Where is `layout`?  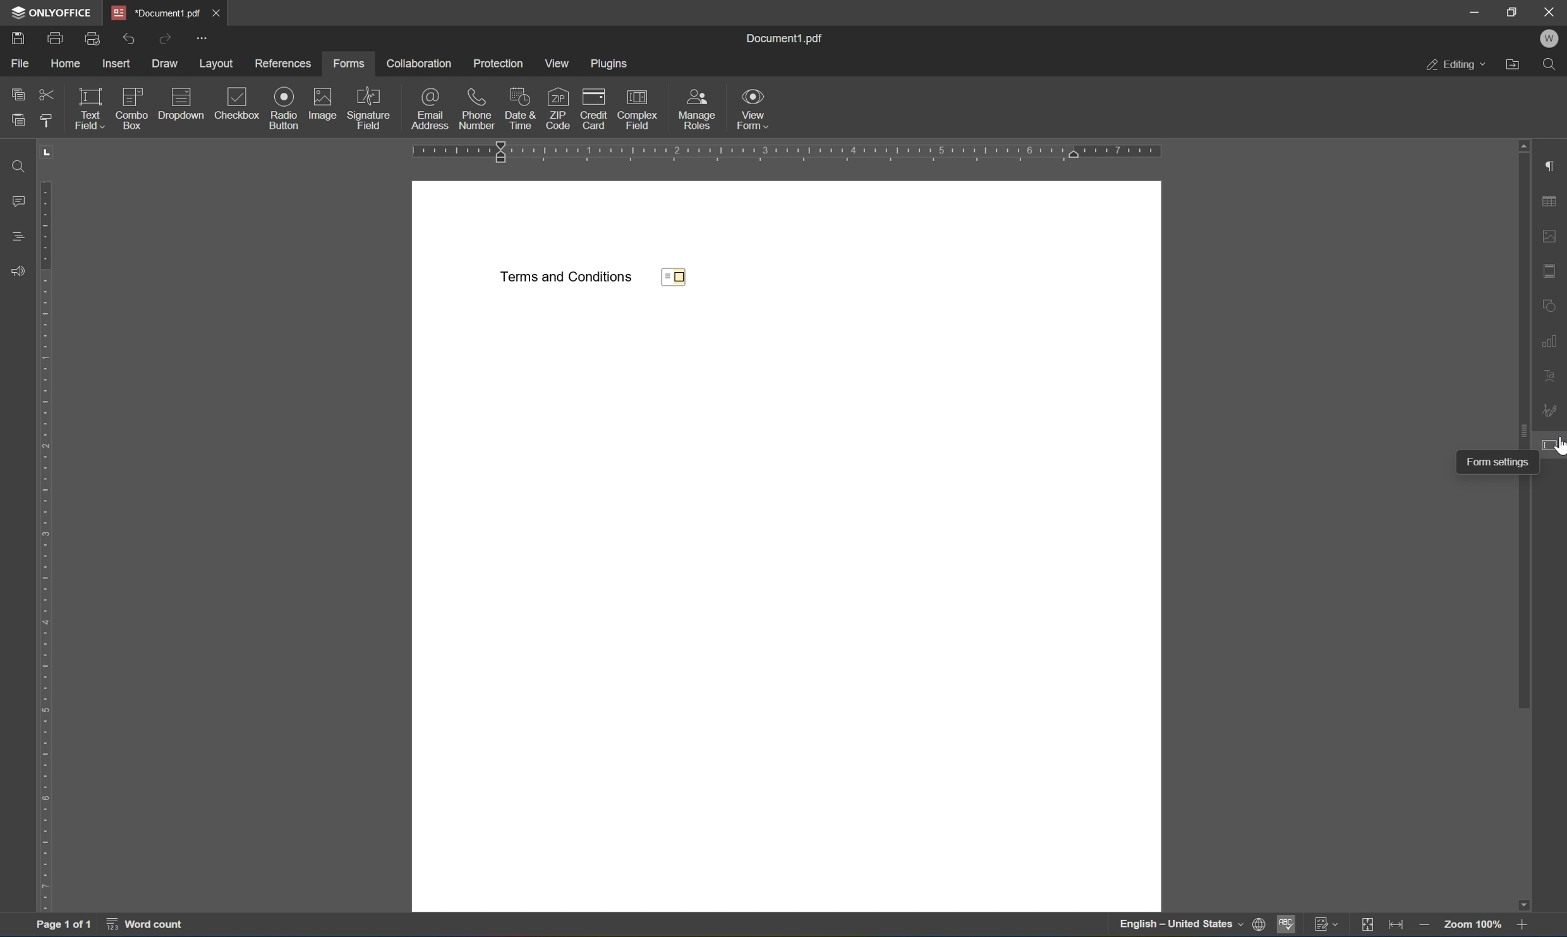 layout is located at coordinates (217, 63).